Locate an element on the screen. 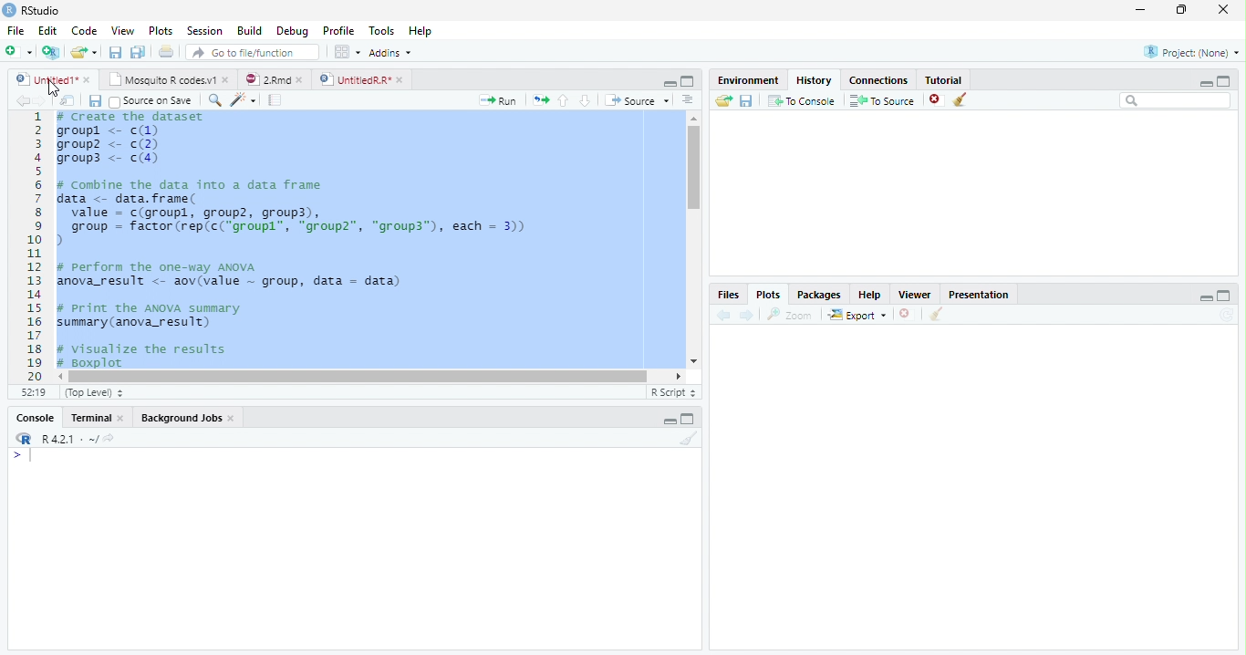 The image size is (1246, 655). Packages is located at coordinates (821, 295).